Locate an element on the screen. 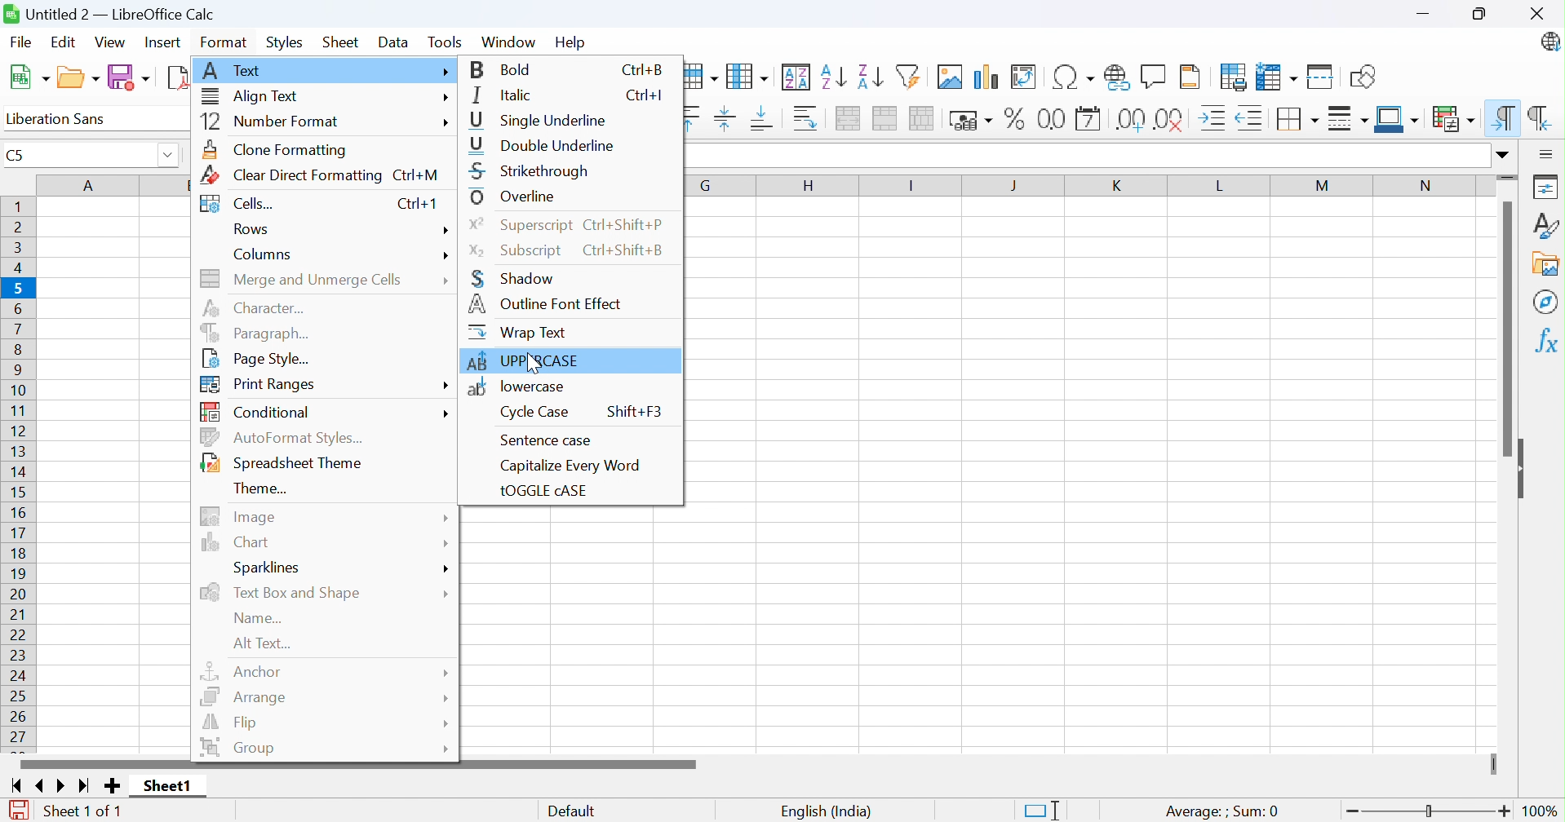 The width and height of the screenshot is (1565, 822). Rows is located at coordinates (252, 229).